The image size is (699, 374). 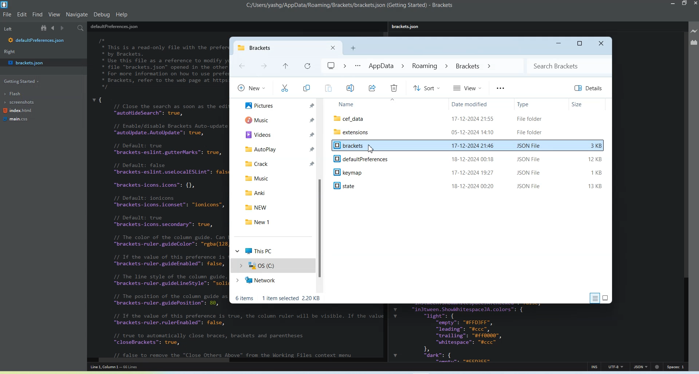 What do you see at coordinates (20, 82) in the screenshot?
I see `Getting Started` at bounding box center [20, 82].